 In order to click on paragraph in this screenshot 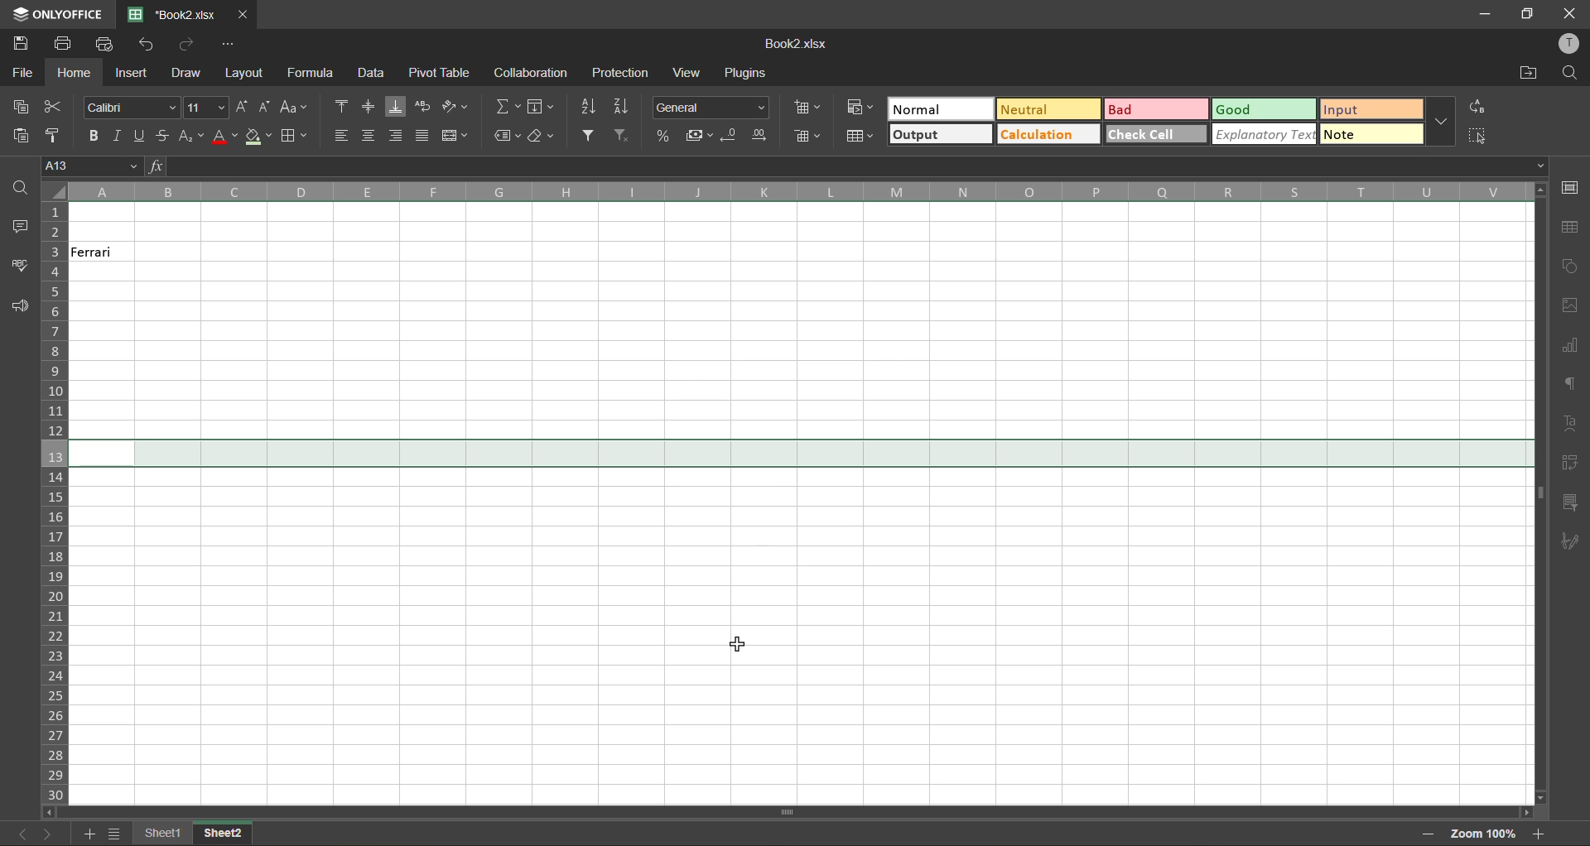, I will do `click(1571, 387)`.